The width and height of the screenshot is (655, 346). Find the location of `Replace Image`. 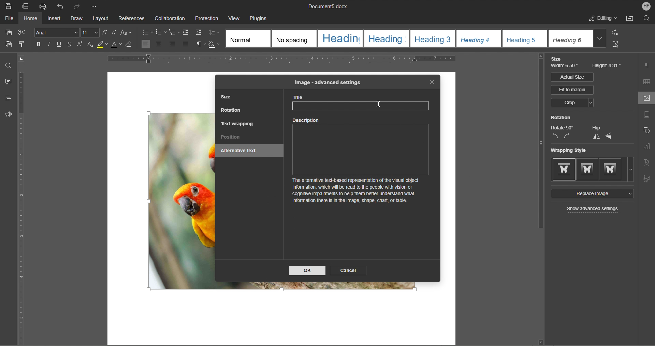

Replace Image is located at coordinates (591, 194).